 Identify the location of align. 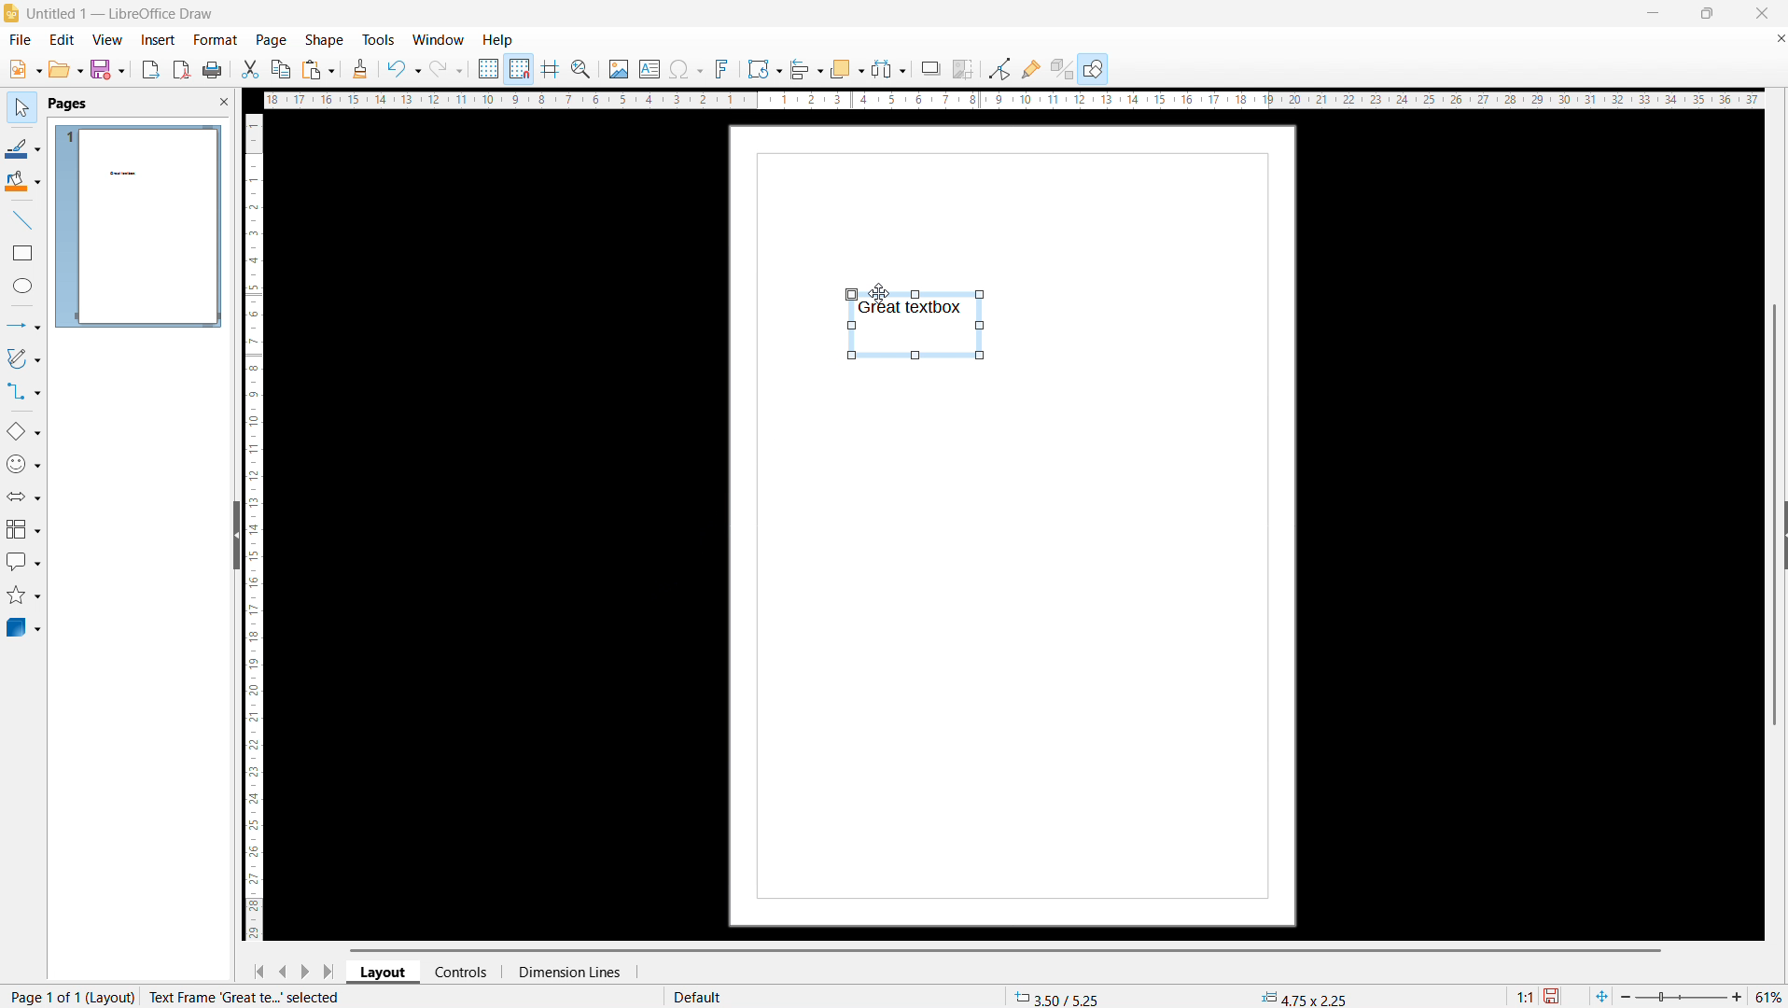
(807, 68).